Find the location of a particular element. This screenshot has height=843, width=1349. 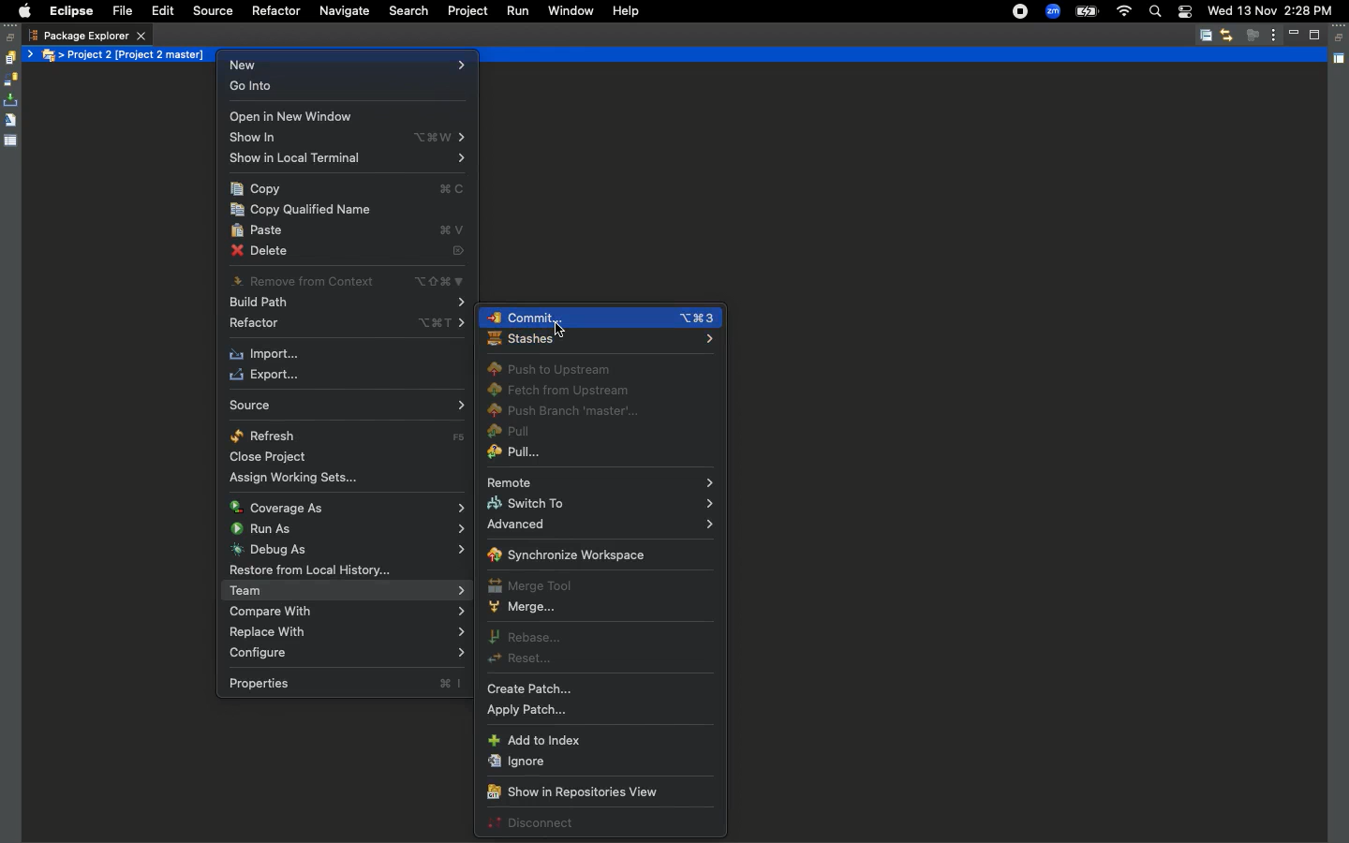

Import is located at coordinates (268, 355).